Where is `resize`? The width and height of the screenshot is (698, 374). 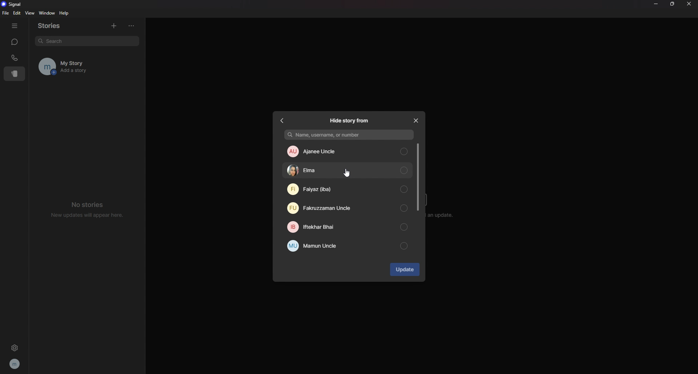
resize is located at coordinates (673, 4).